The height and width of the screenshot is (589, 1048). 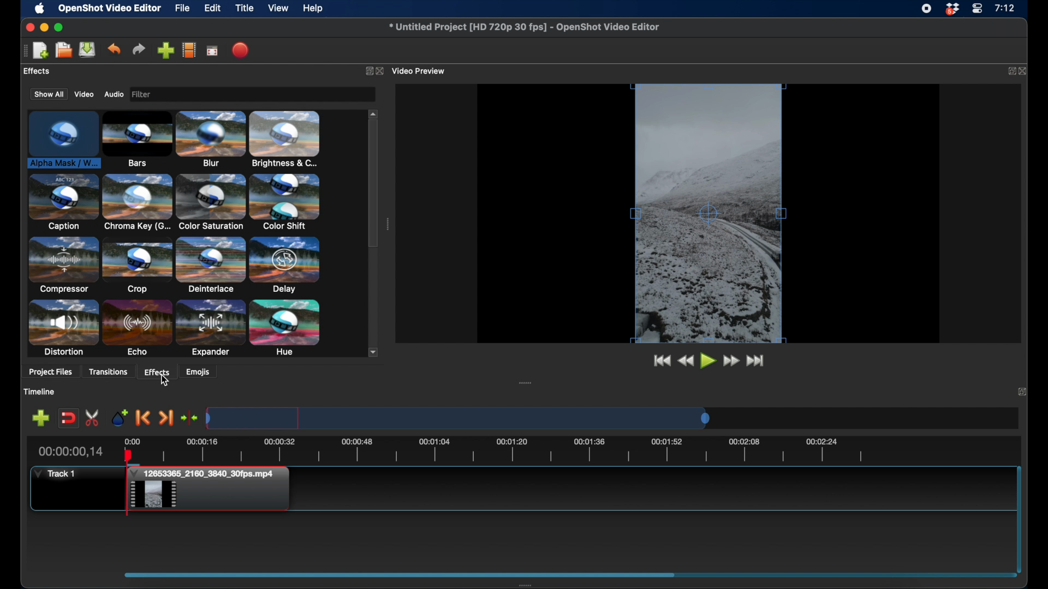 What do you see at coordinates (525, 27) in the screenshot?
I see `file name` at bounding box center [525, 27].